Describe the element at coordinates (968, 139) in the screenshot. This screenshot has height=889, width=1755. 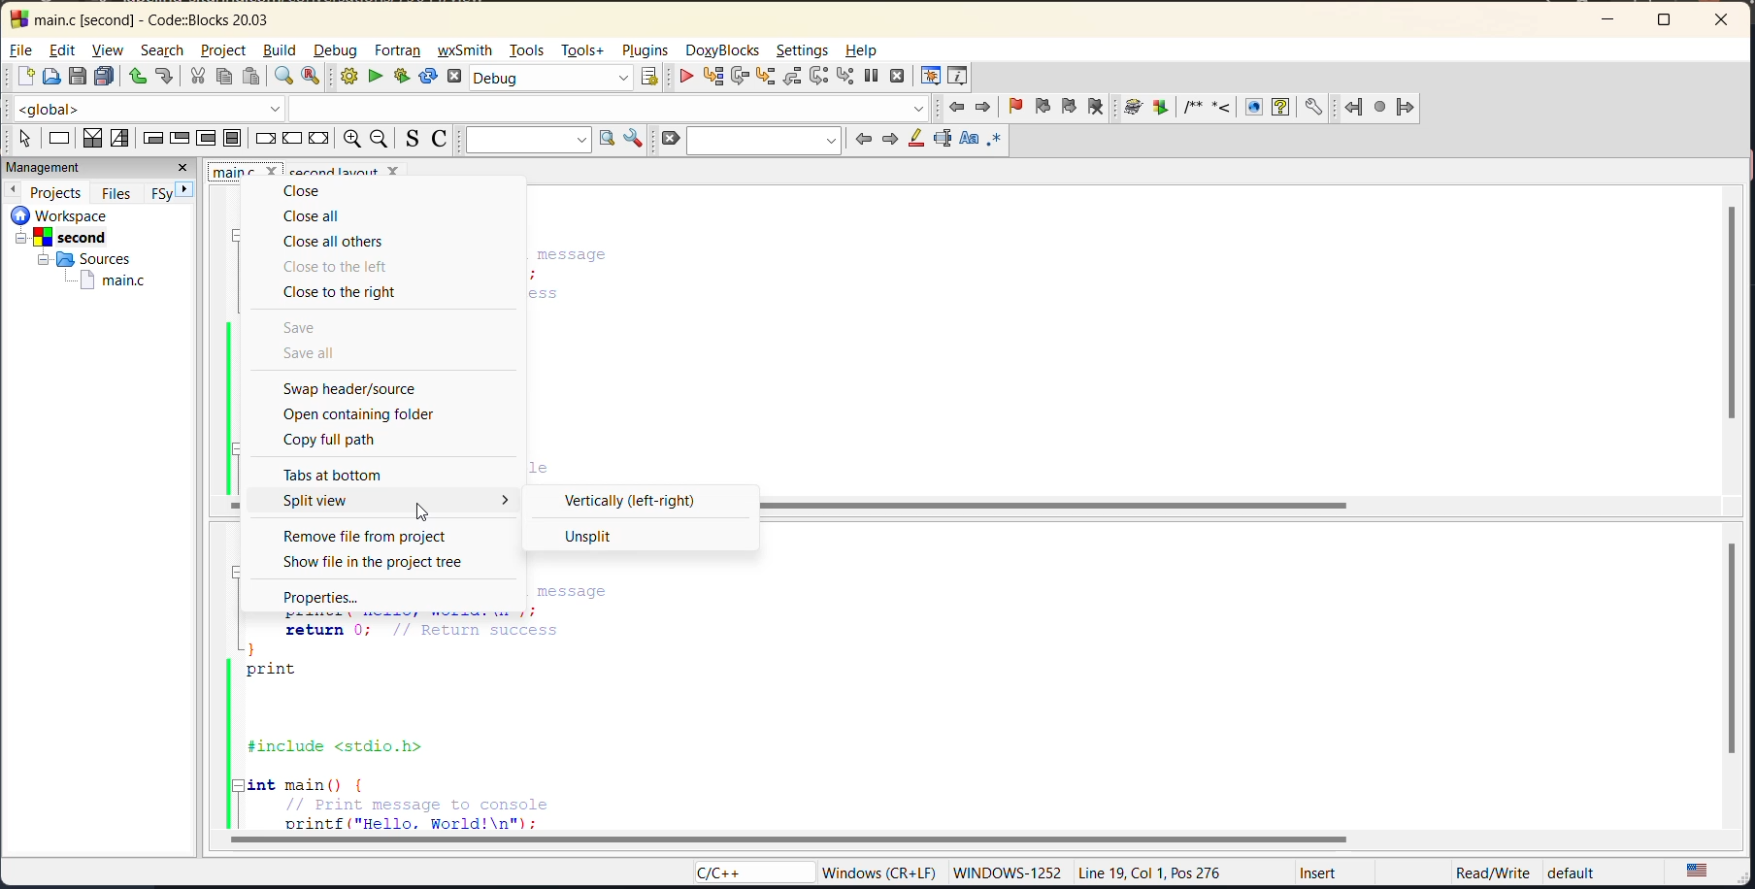
I see `match case` at that location.